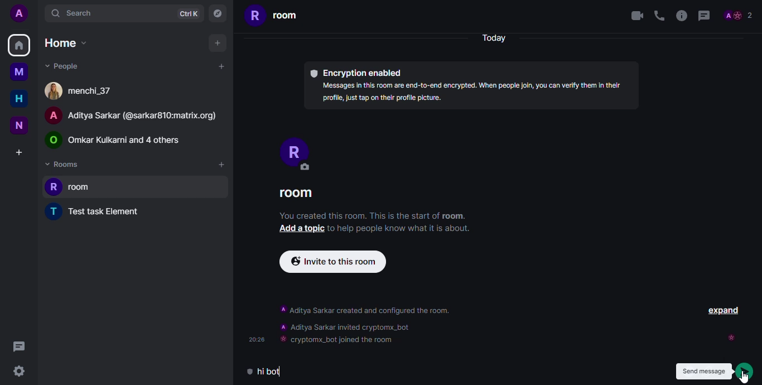 This screenshot has width=762, height=385. What do you see at coordinates (683, 16) in the screenshot?
I see `info` at bounding box center [683, 16].